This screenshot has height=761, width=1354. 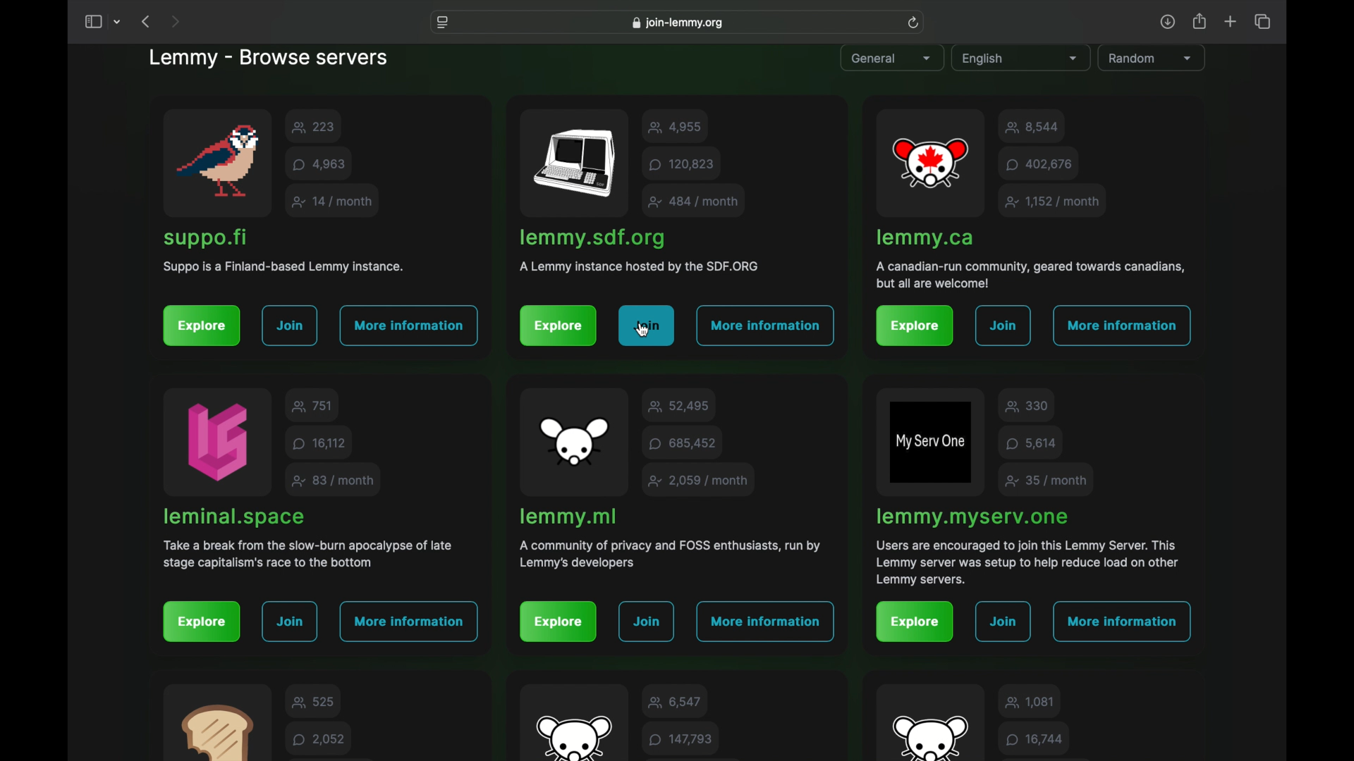 I want to click on website settings, so click(x=444, y=23).